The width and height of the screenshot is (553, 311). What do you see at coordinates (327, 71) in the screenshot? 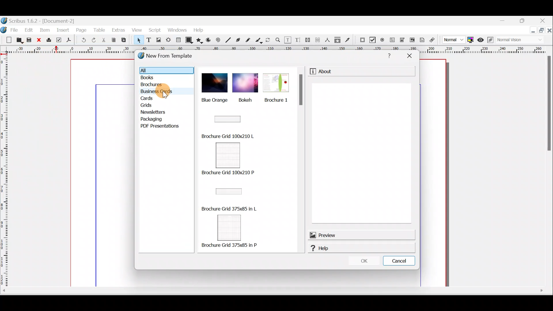
I see `About` at bounding box center [327, 71].